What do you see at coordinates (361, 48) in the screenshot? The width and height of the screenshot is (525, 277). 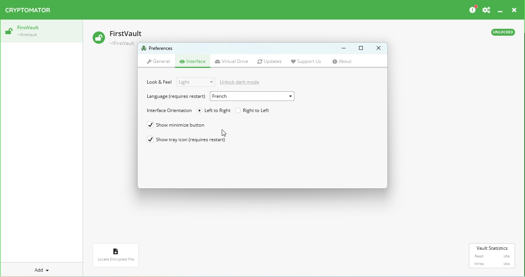 I see `Maximize` at bounding box center [361, 48].